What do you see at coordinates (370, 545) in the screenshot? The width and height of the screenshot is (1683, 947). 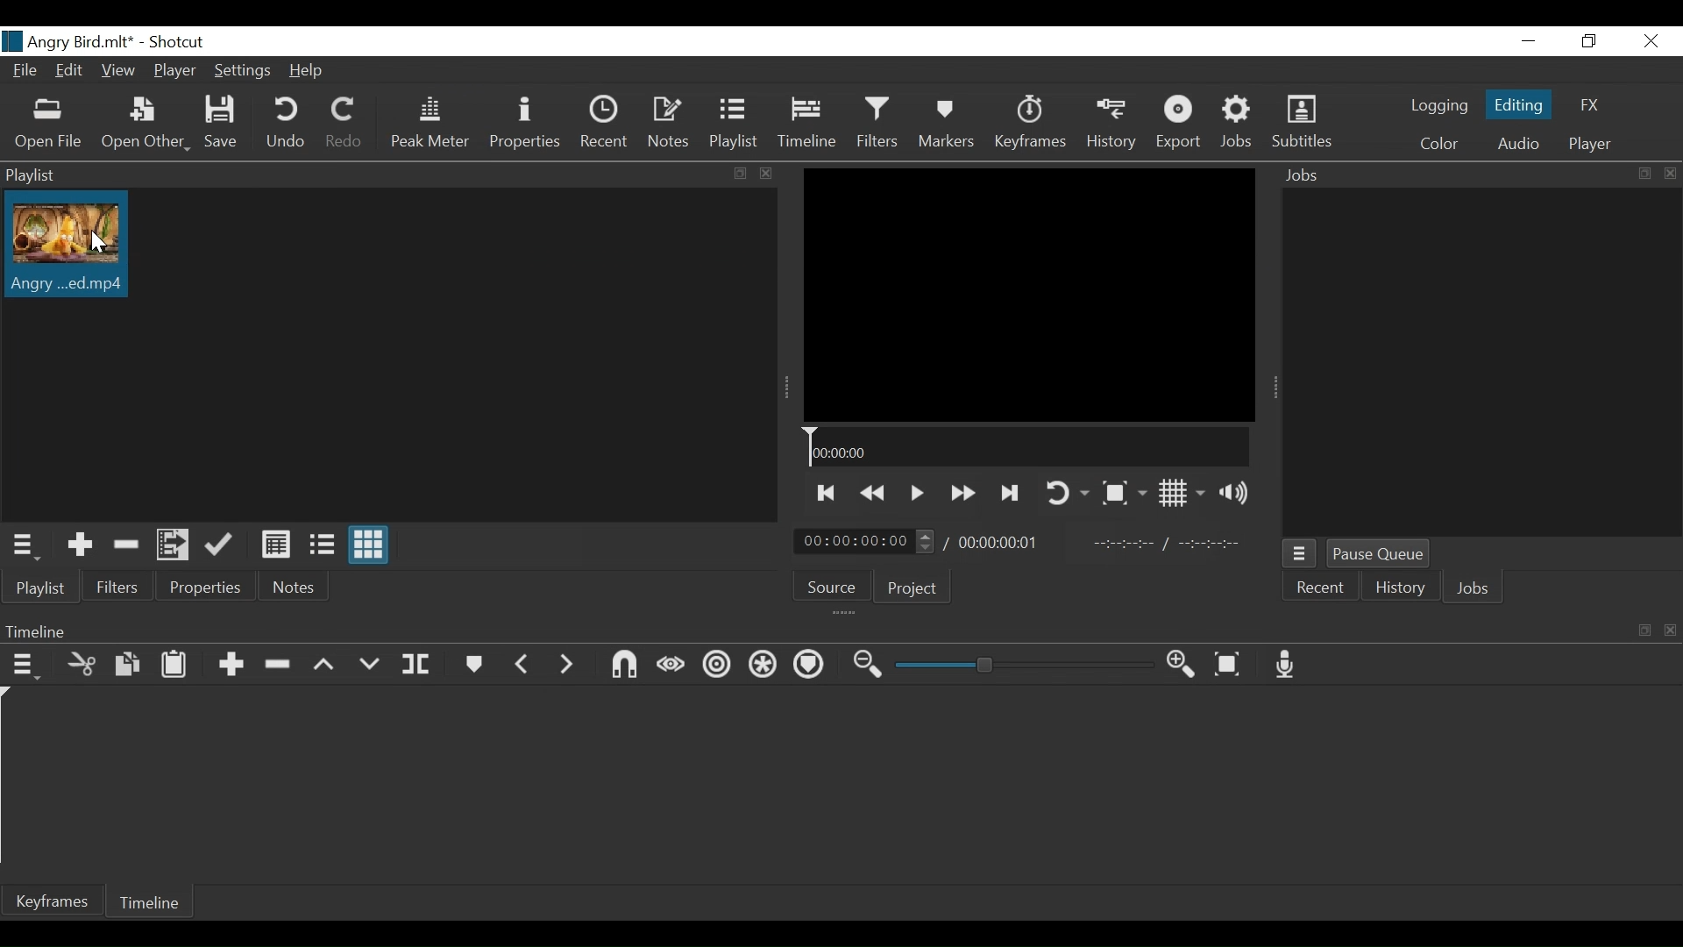 I see `View as icons` at bounding box center [370, 545].